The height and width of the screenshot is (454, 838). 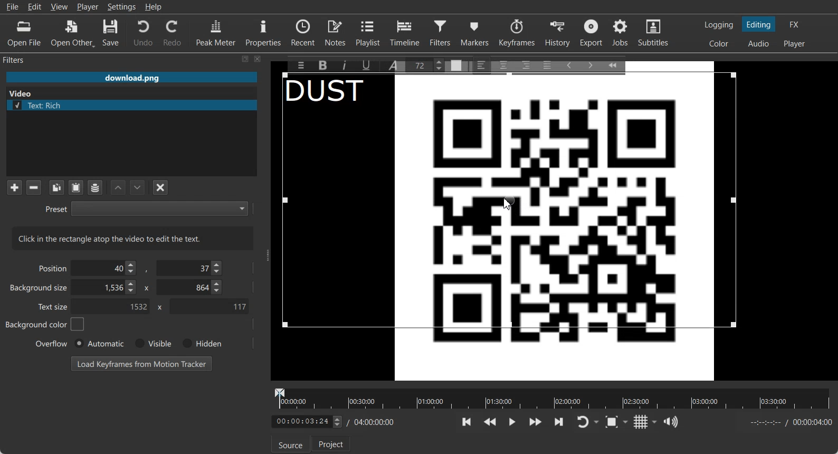 What do you see at coordinates (136, 105) in the screenshot?
I see `Text rich file` at bounding box center [136, 105].